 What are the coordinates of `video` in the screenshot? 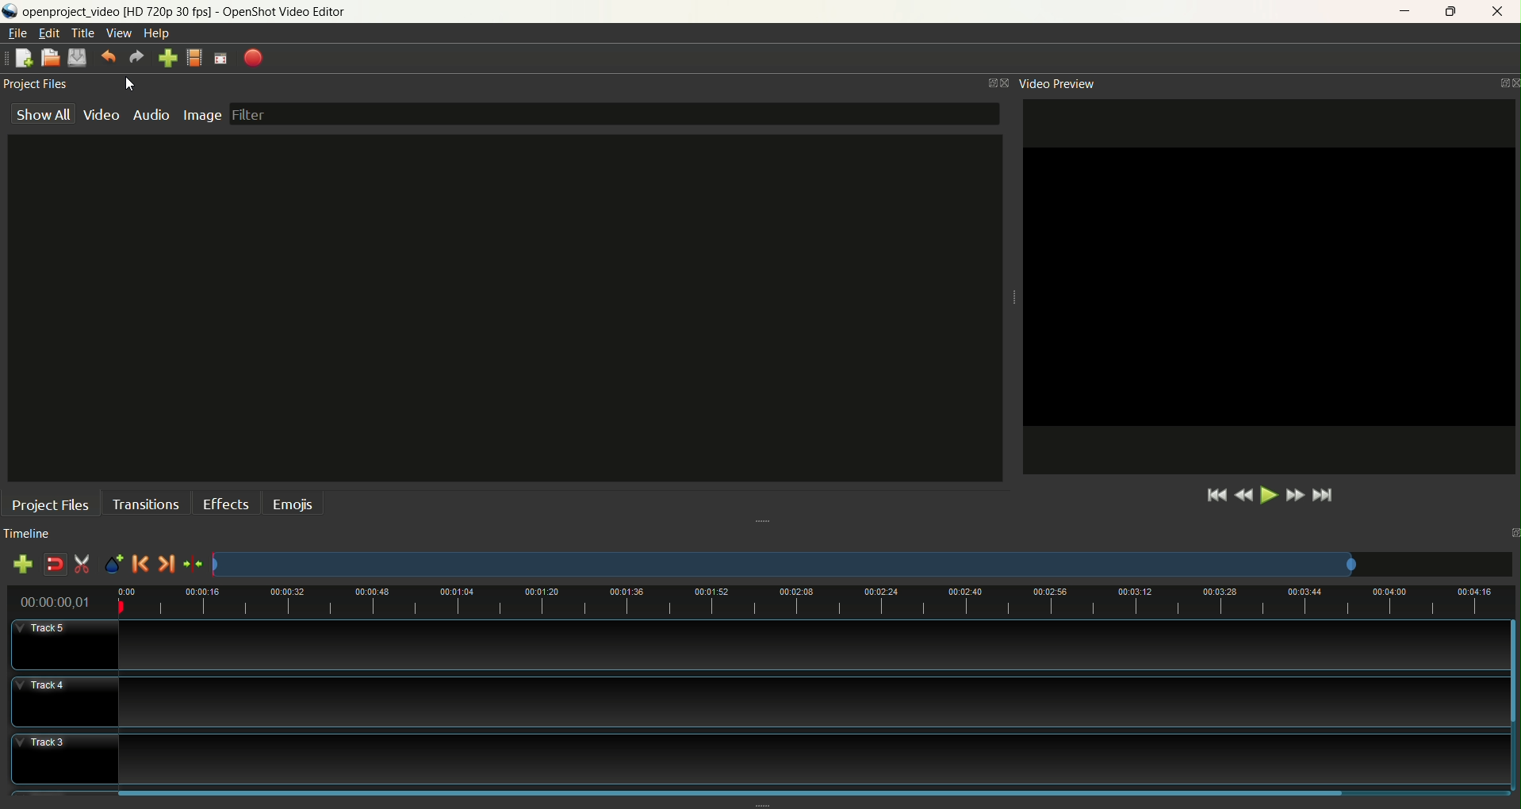 It's located at (107, 113).